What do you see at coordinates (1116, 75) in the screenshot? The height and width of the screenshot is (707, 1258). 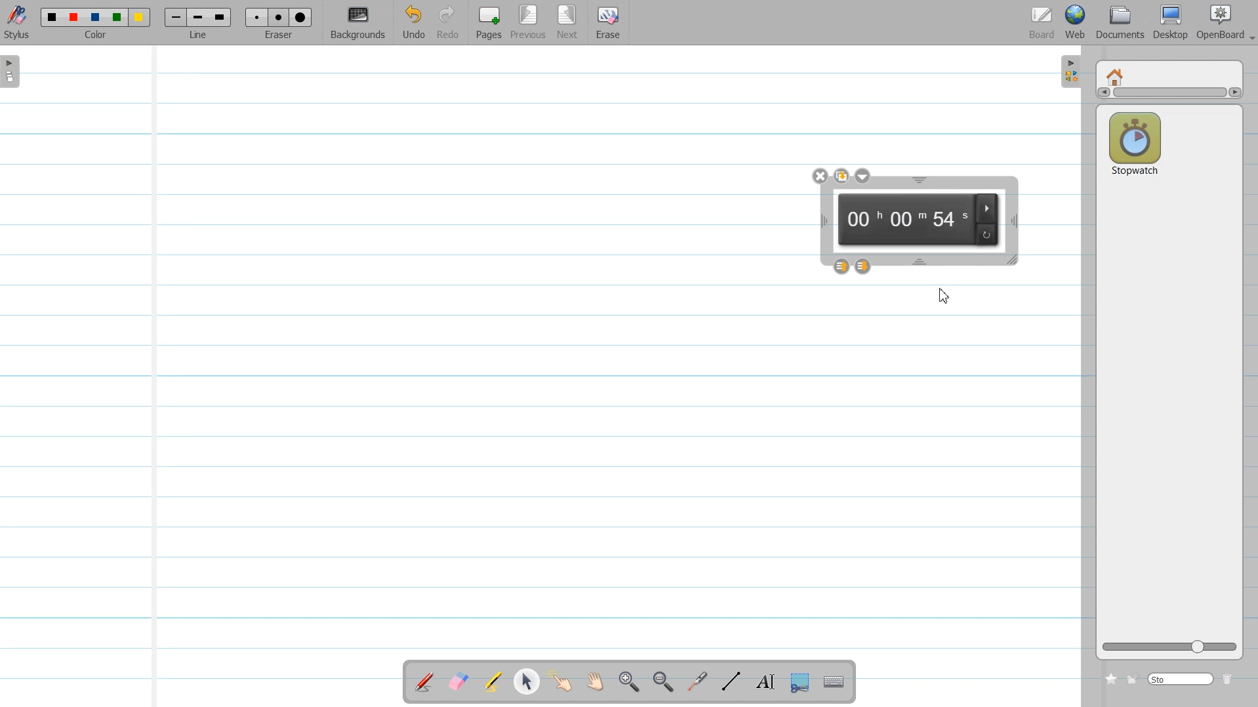 I see `Home window` at bounding box center [1116, 75].